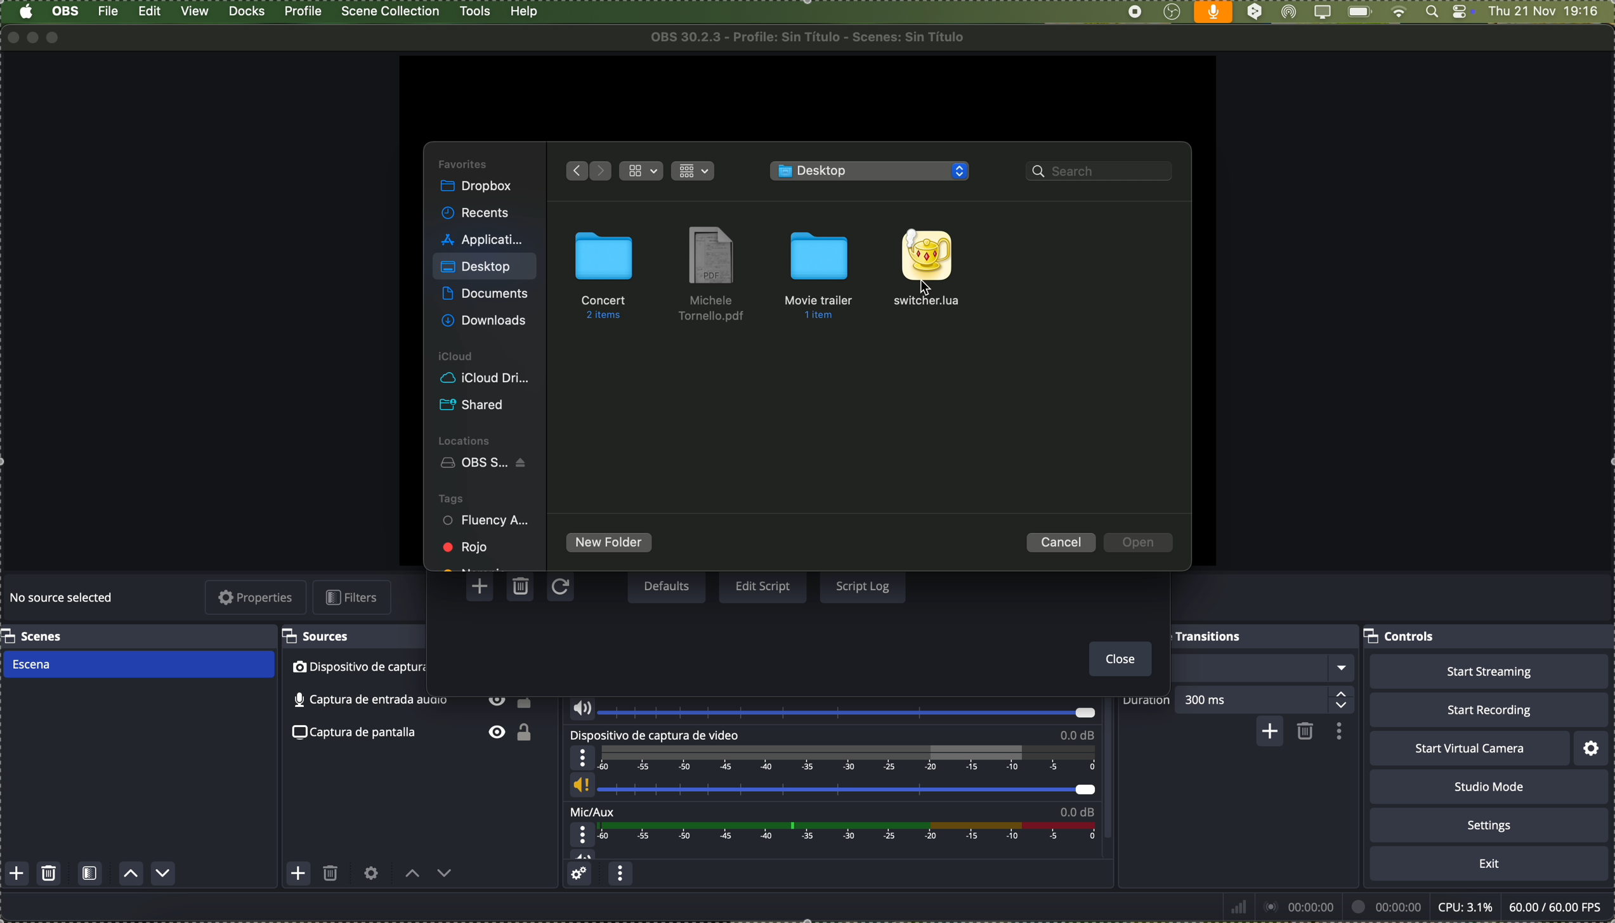 The width and height of the screenshot is (1615, 923). Describe the element at coordinates (468, 546) in the screenshot. I see `red tag` at that location.